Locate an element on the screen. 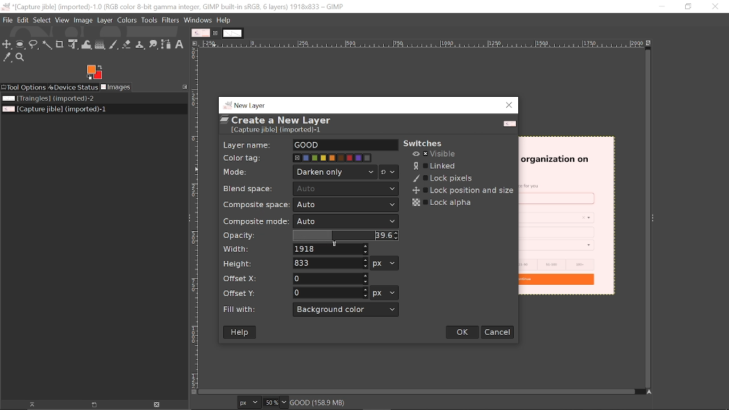  Select is located at coordinates (42, 20).